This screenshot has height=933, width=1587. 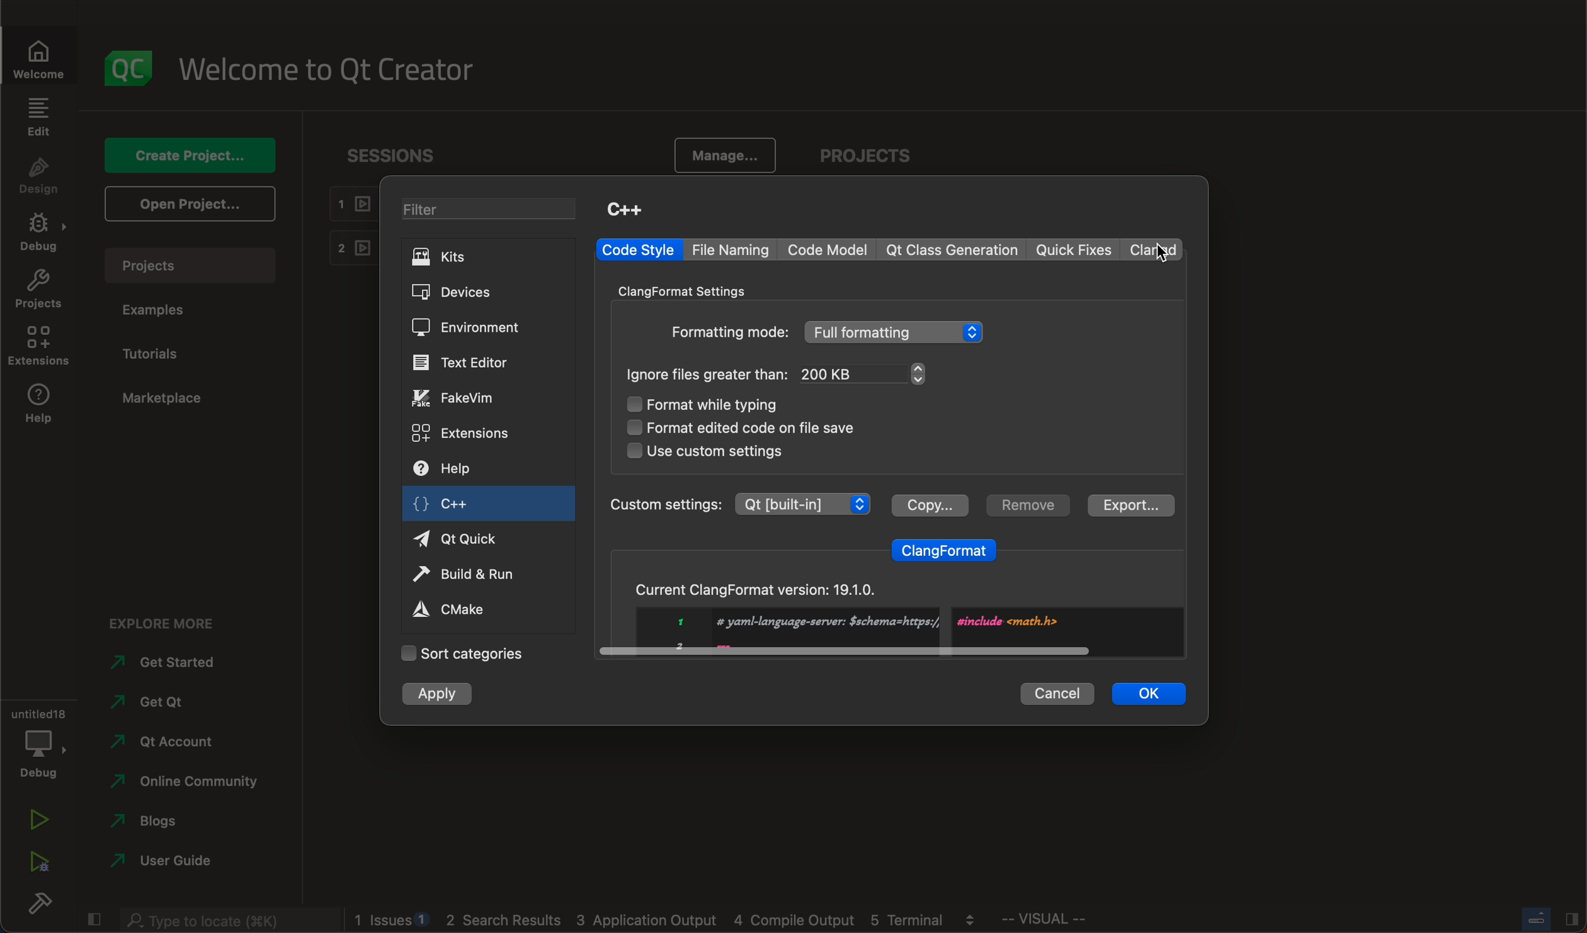 I want to click on files, so click(x=783, y=375).